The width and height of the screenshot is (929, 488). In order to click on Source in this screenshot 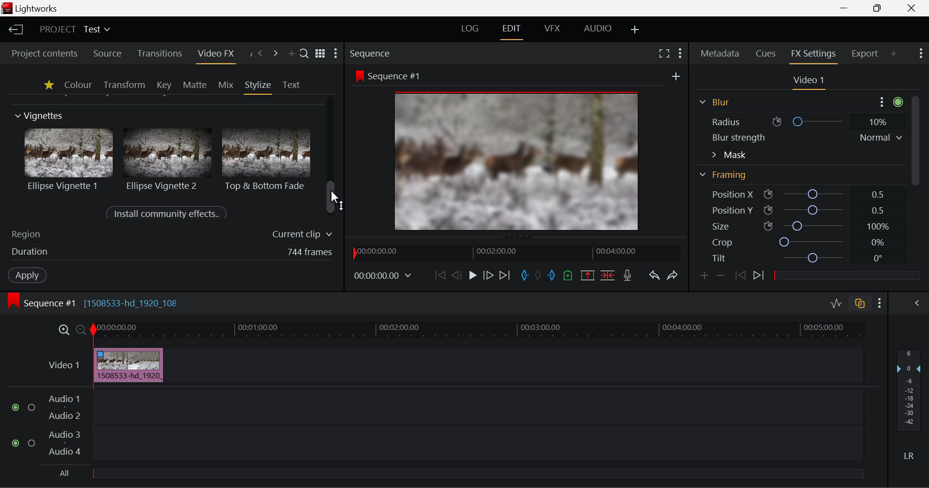, I will do `click(105, 53)`.